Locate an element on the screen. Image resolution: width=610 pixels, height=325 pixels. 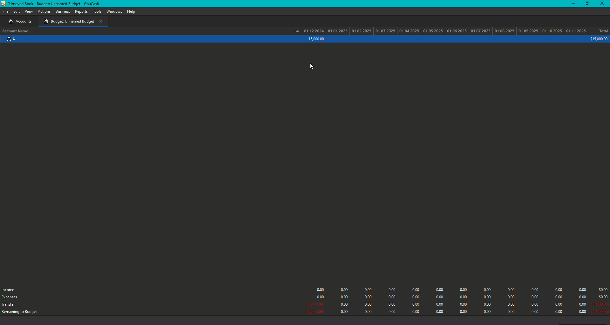
Restore is located at coordinates (586, 4).